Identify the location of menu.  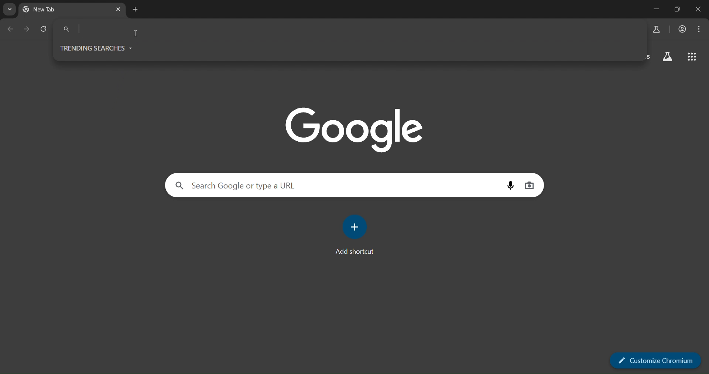
(698, 29).